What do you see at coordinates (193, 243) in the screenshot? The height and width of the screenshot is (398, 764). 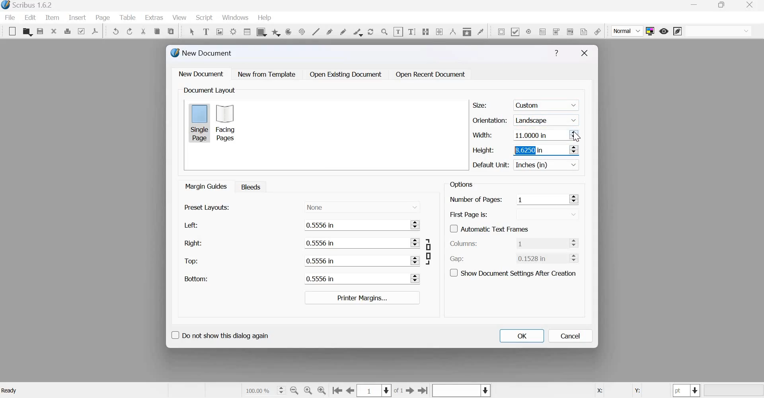 I see `Right:` at bounding box center [193, 243].